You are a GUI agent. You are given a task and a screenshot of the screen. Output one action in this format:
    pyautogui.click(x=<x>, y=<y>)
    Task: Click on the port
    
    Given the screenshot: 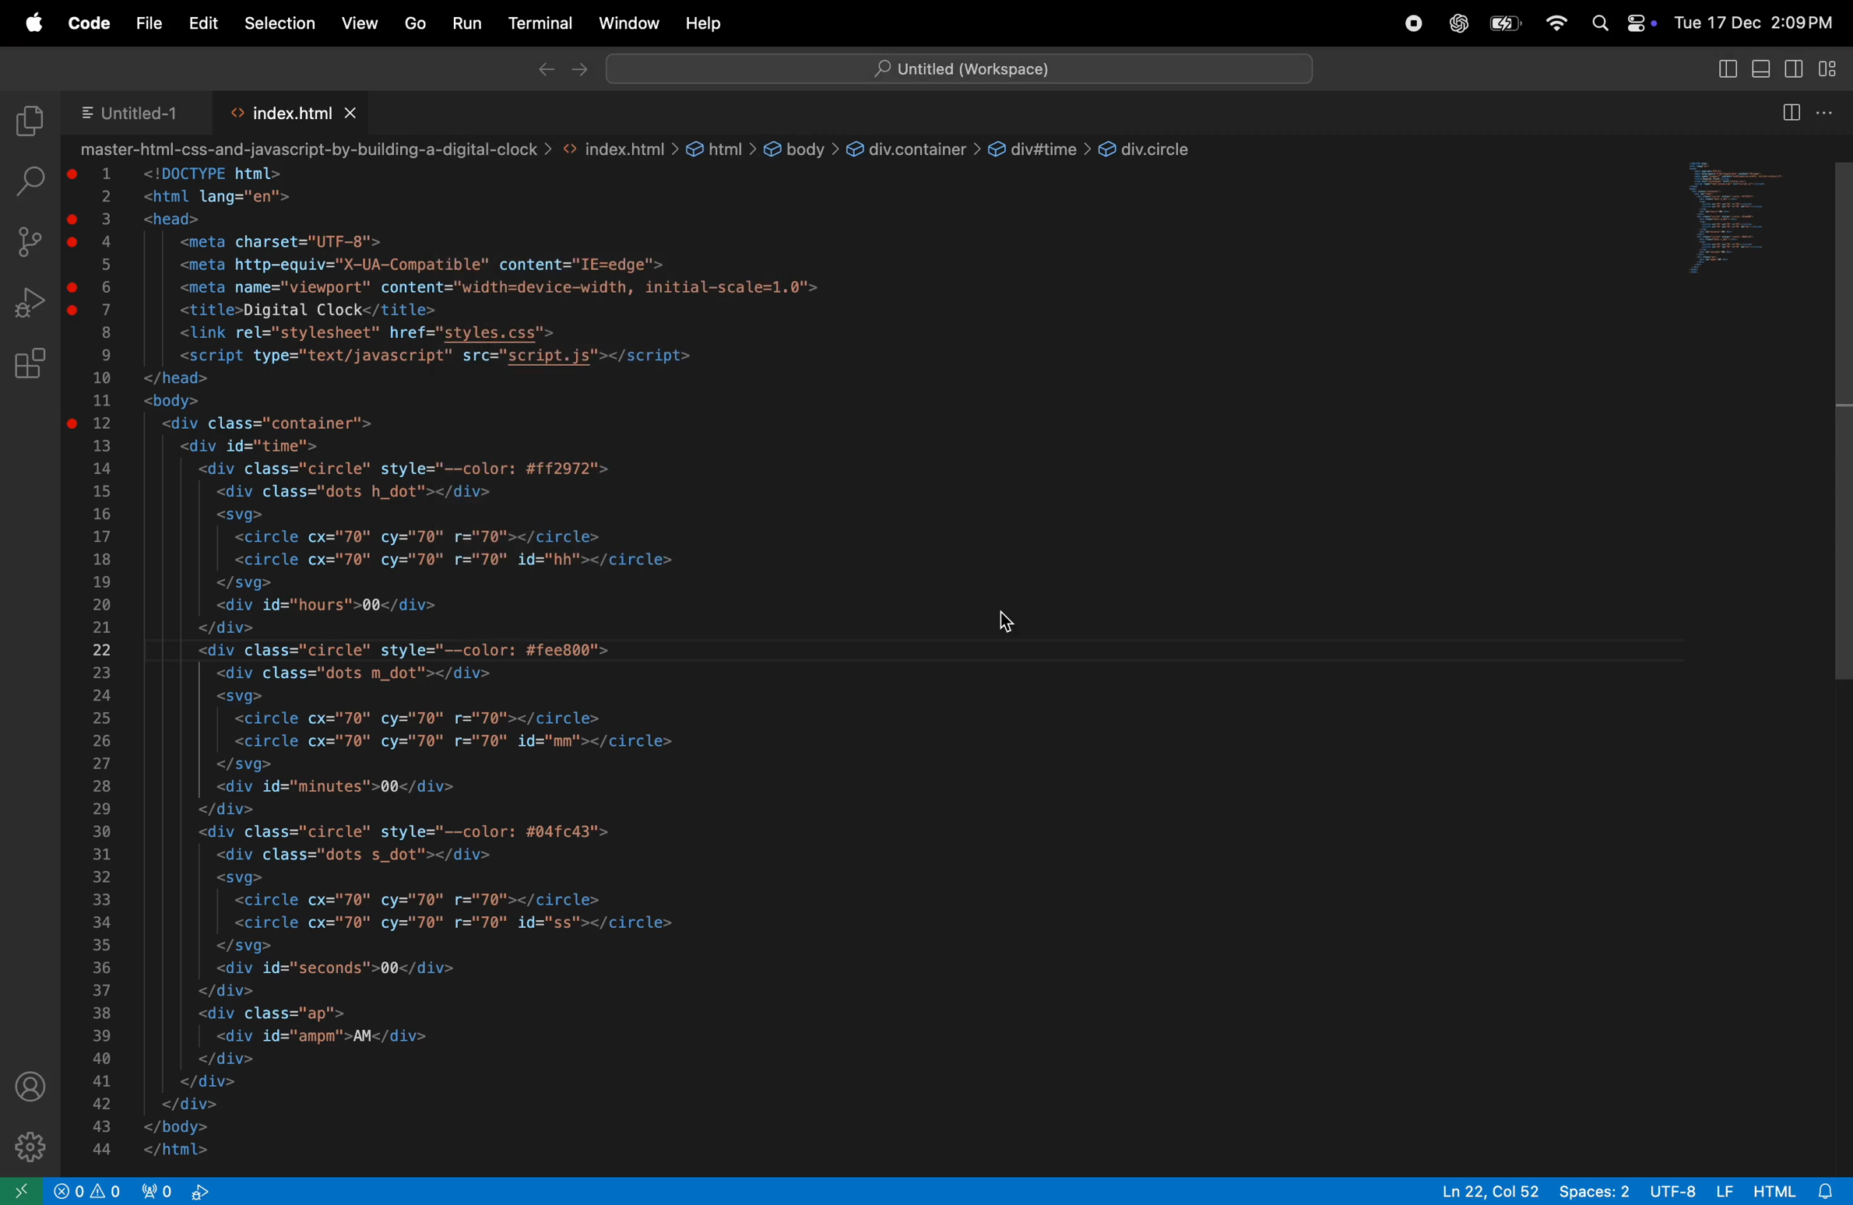 What is the action you would take?
    pyautogui.click(x=160, y=1192)
    